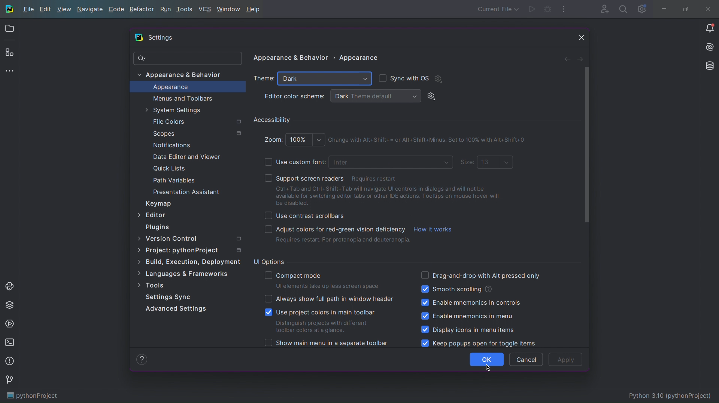 This screenshot has width=719, height=403. Describe the element at coordinates (180, 111) in the screenshot. I see `System Settings` at that location.